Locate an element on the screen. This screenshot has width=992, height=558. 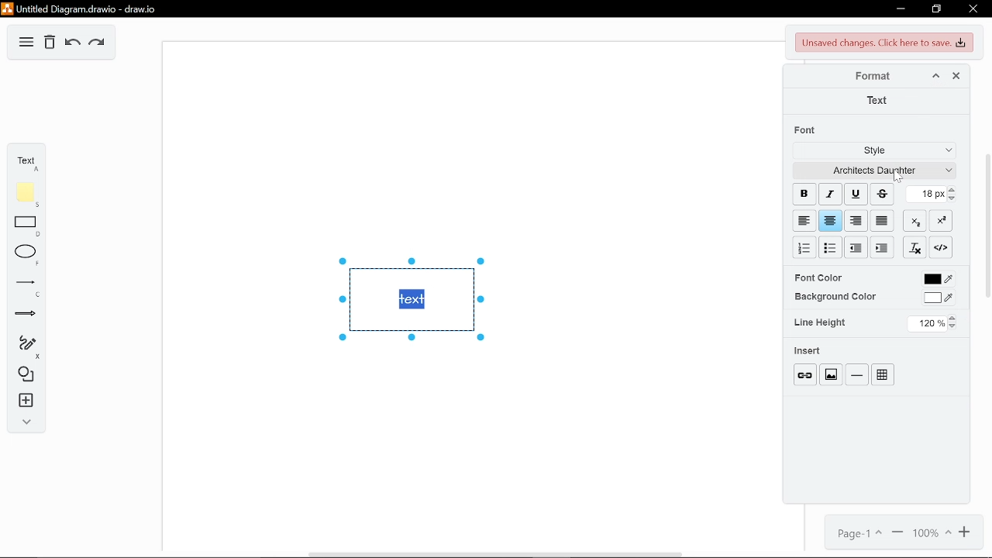
collapse is located at coordinates (23, 422).